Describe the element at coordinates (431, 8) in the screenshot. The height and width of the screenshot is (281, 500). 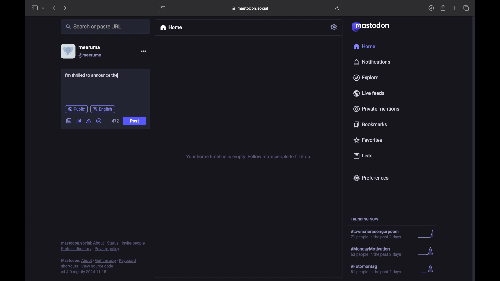
I see `downloads` at that location.